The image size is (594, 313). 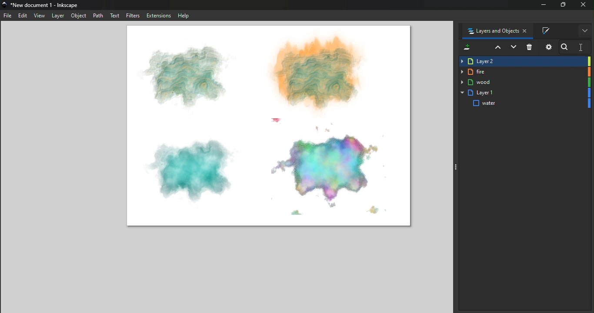 I want to click on Layer 2, so click(x=524, y=62).